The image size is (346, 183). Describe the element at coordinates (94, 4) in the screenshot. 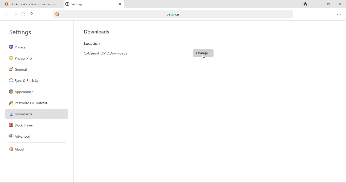

I see `Settings tab` at that location.